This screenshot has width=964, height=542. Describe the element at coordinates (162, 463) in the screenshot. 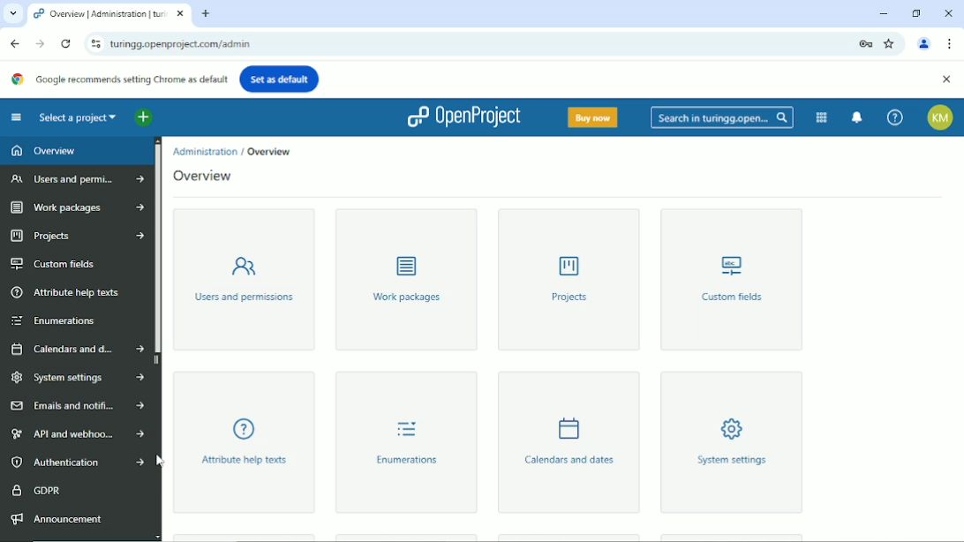

I see `Cursor` at that location.